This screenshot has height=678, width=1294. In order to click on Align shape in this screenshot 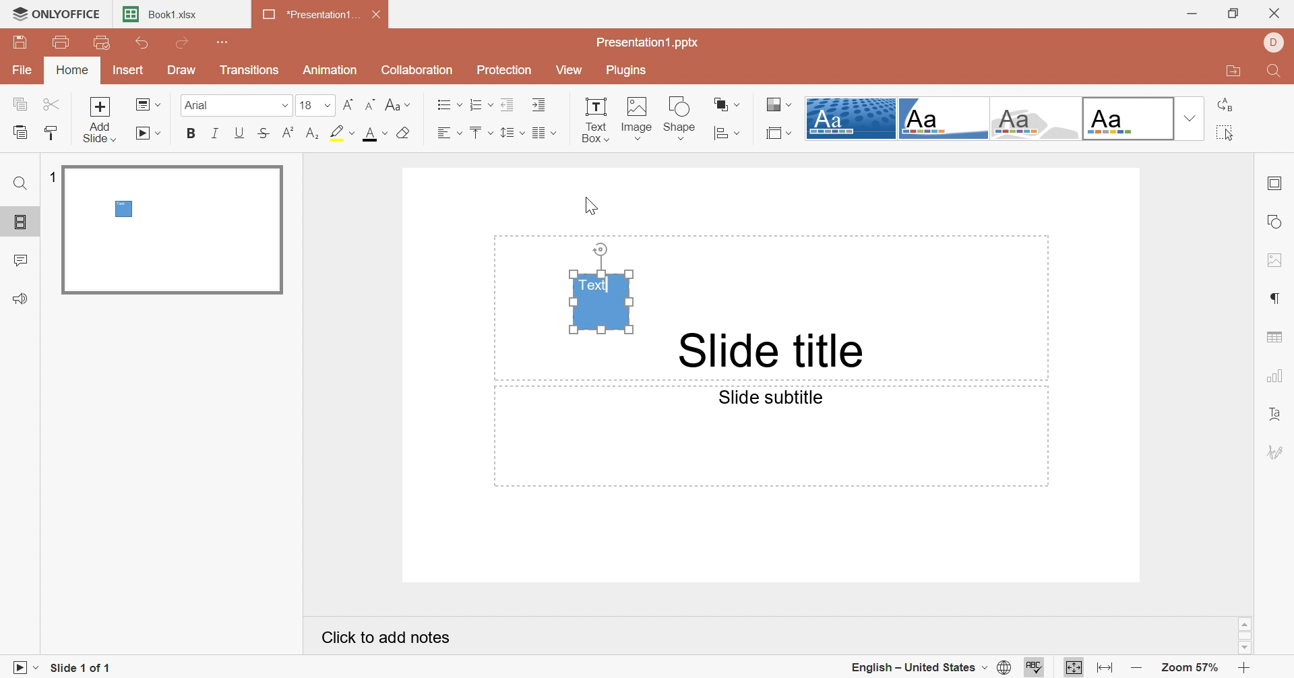, I will do `click(727, 133)`.